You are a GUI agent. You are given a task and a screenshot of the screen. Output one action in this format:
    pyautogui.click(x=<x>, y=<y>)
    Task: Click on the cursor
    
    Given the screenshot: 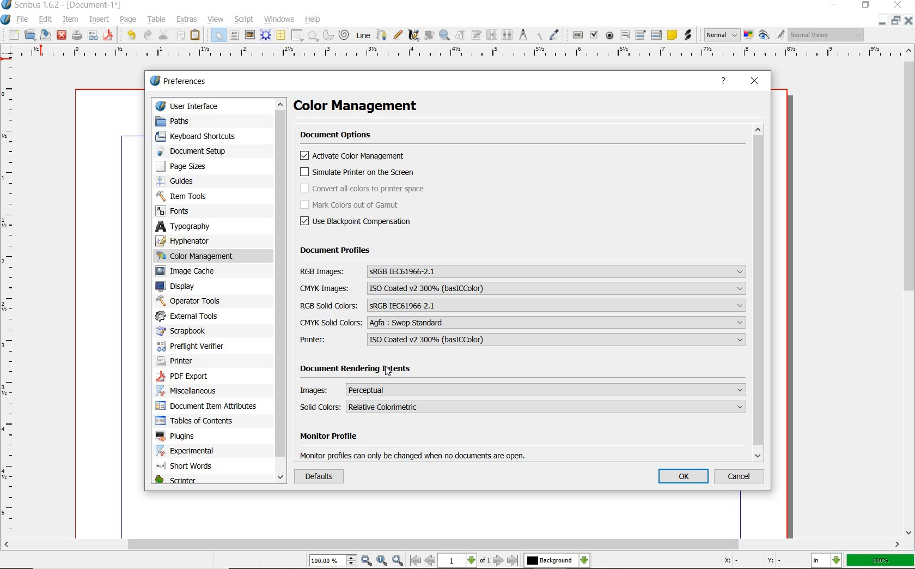 What is the action you would take?
    pyautogui.click(x=387, y=372)
    